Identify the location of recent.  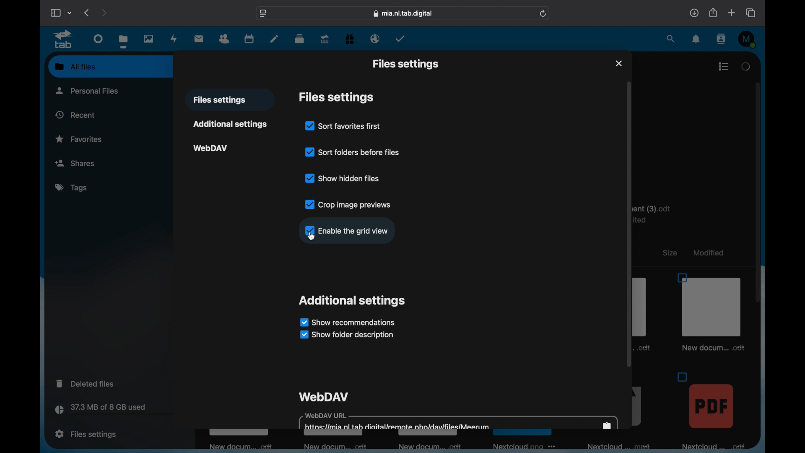
(75, 115).